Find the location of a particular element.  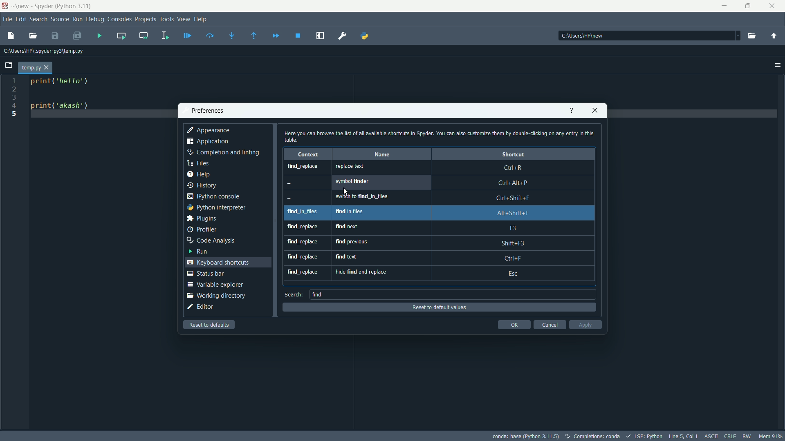

run is located at coordinates (201, 252).